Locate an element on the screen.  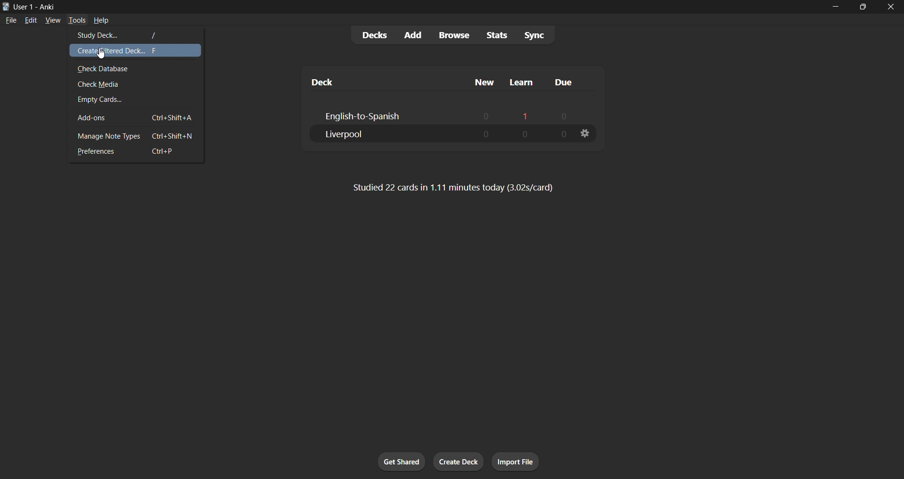
edit is located at coordinates (31, 19).